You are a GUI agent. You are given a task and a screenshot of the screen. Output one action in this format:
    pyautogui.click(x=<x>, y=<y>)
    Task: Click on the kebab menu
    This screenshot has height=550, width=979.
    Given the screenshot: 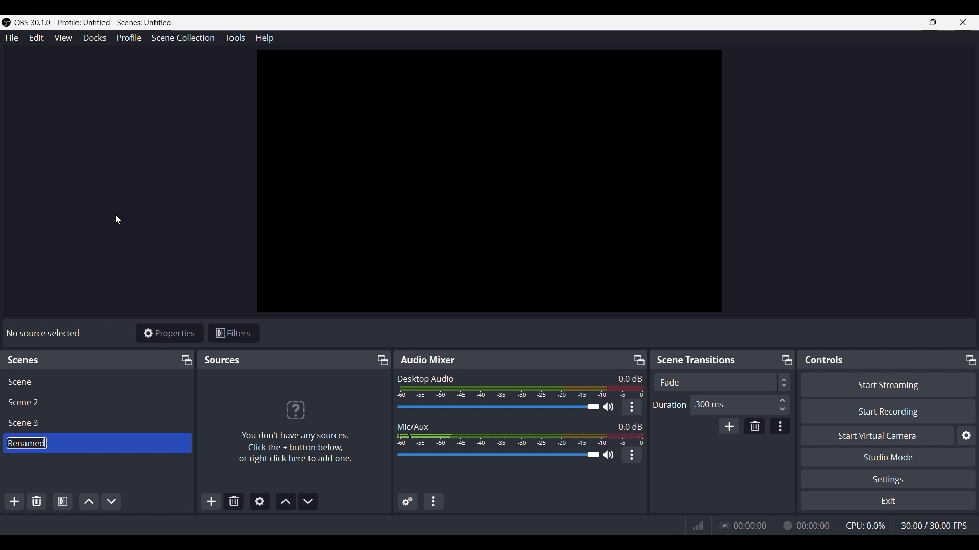 What is the action you would take?
    pyautogui.click(x=632, y=407)
    